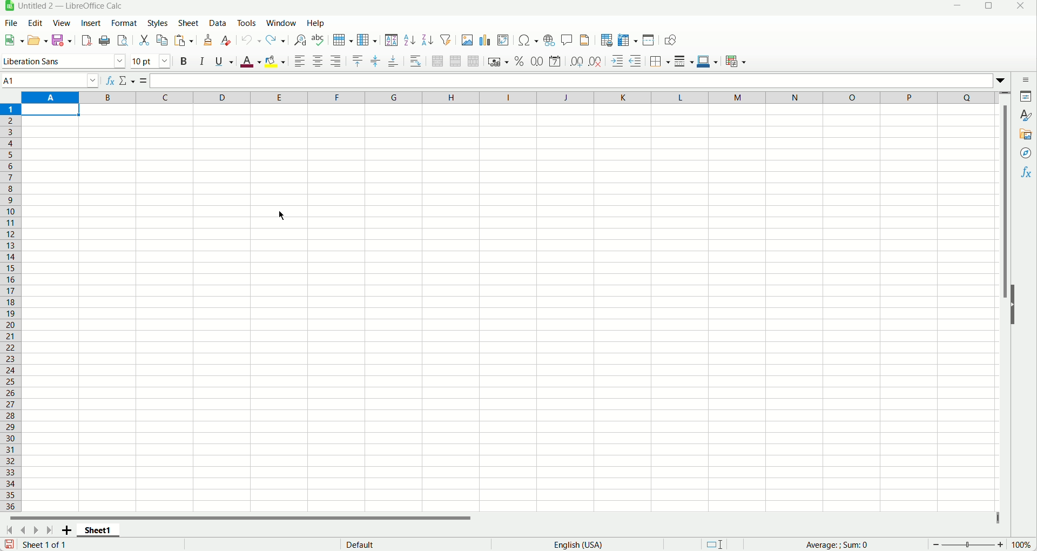 The height and width of the screenshot is (551, 1037). I want to click on Add new sheet, so click(66, 531).